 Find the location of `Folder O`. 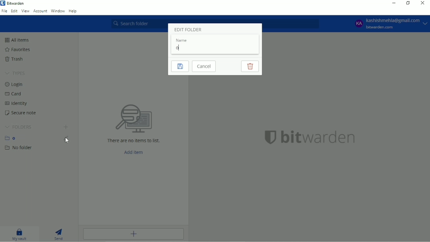

Folder O is located at coordinates (12, 138).